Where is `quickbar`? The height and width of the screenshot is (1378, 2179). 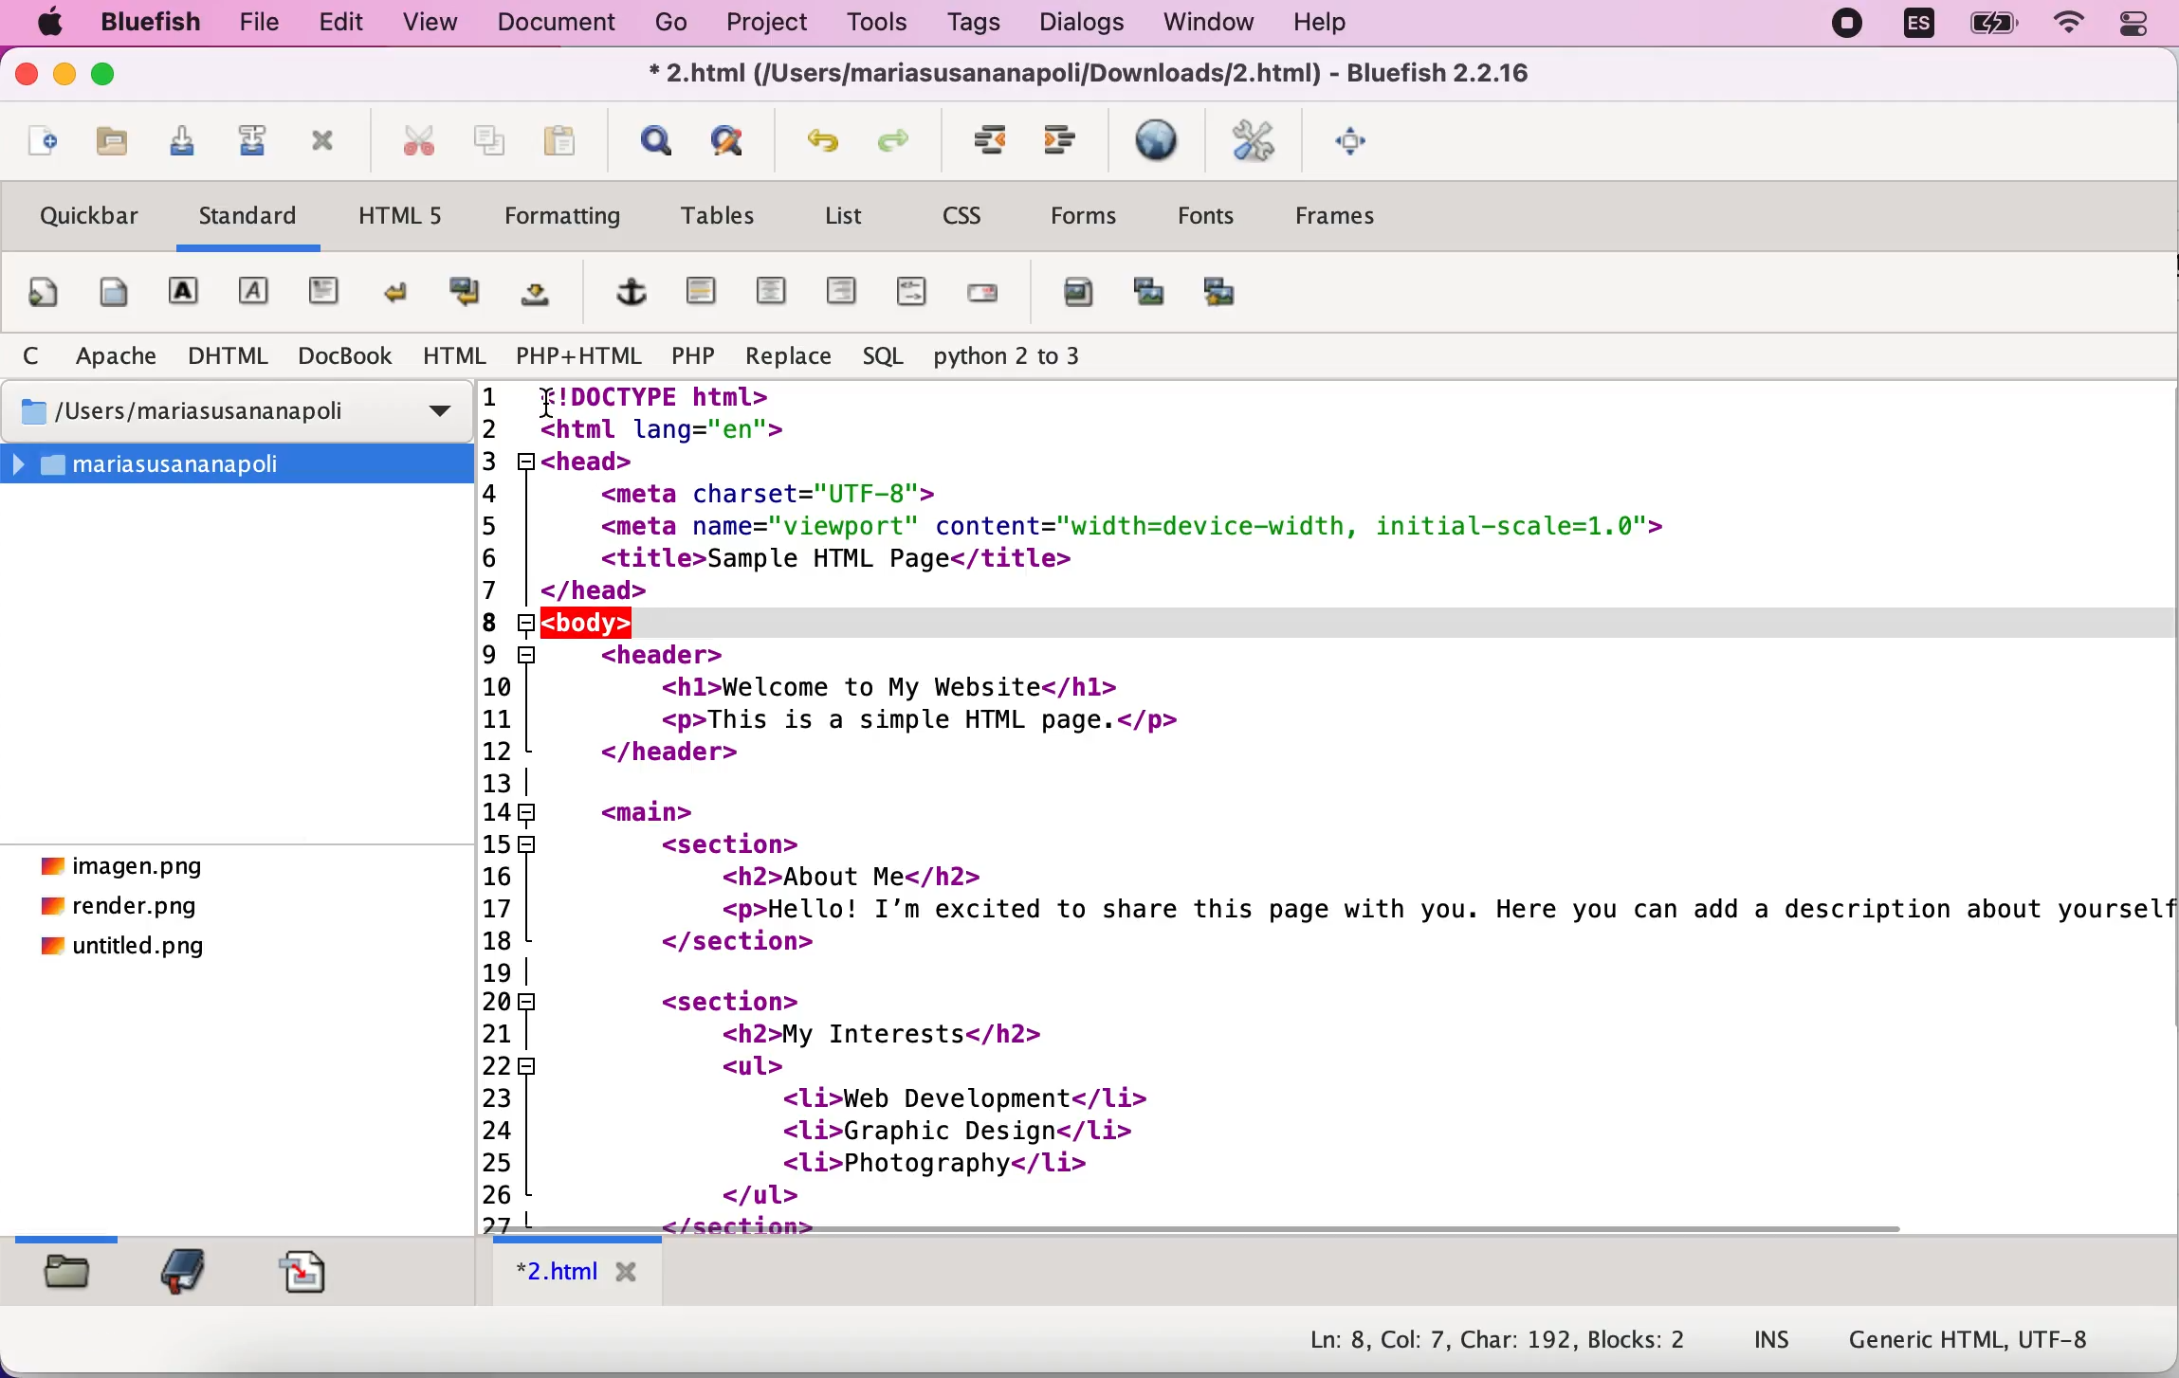
quickbar is located at coordinates (88, 215).